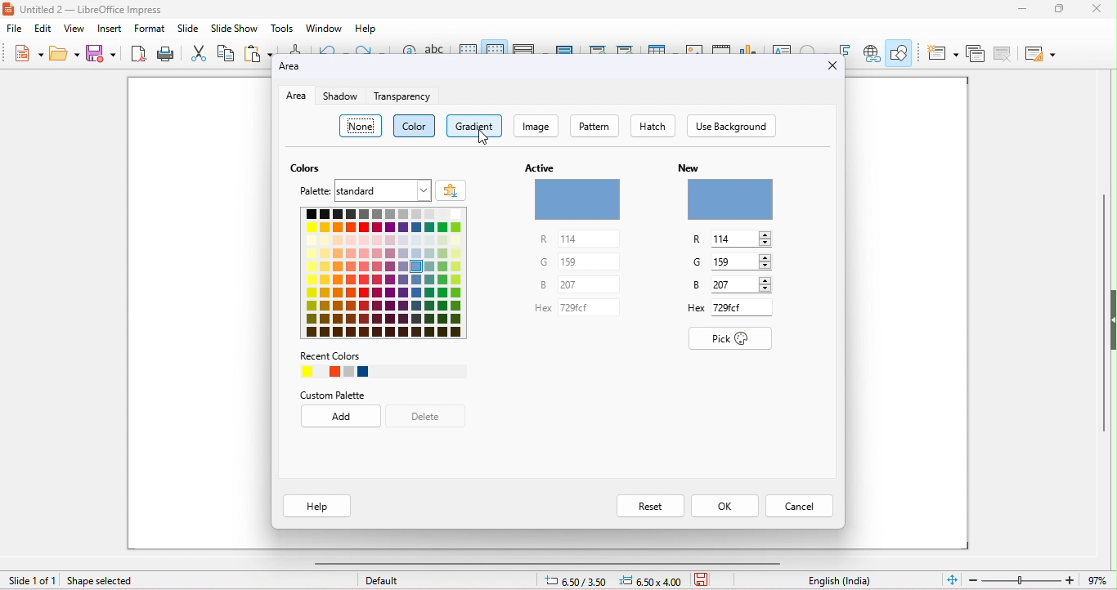 The width and height of the screenshot is (1117, 590). What do you see at coordinates (742, 262) in the screenshot?
I see `159` at bounding box center [742, 262].